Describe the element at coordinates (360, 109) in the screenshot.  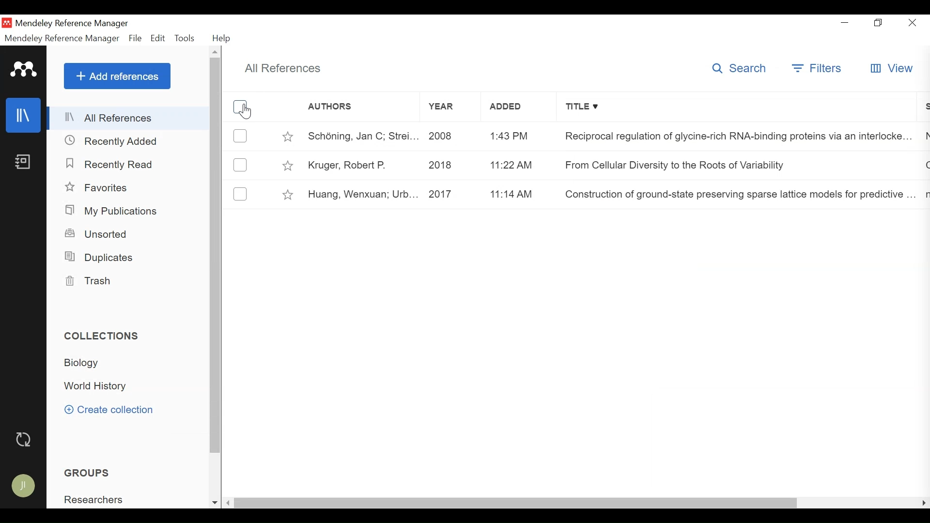
I see `Authors` at that location.